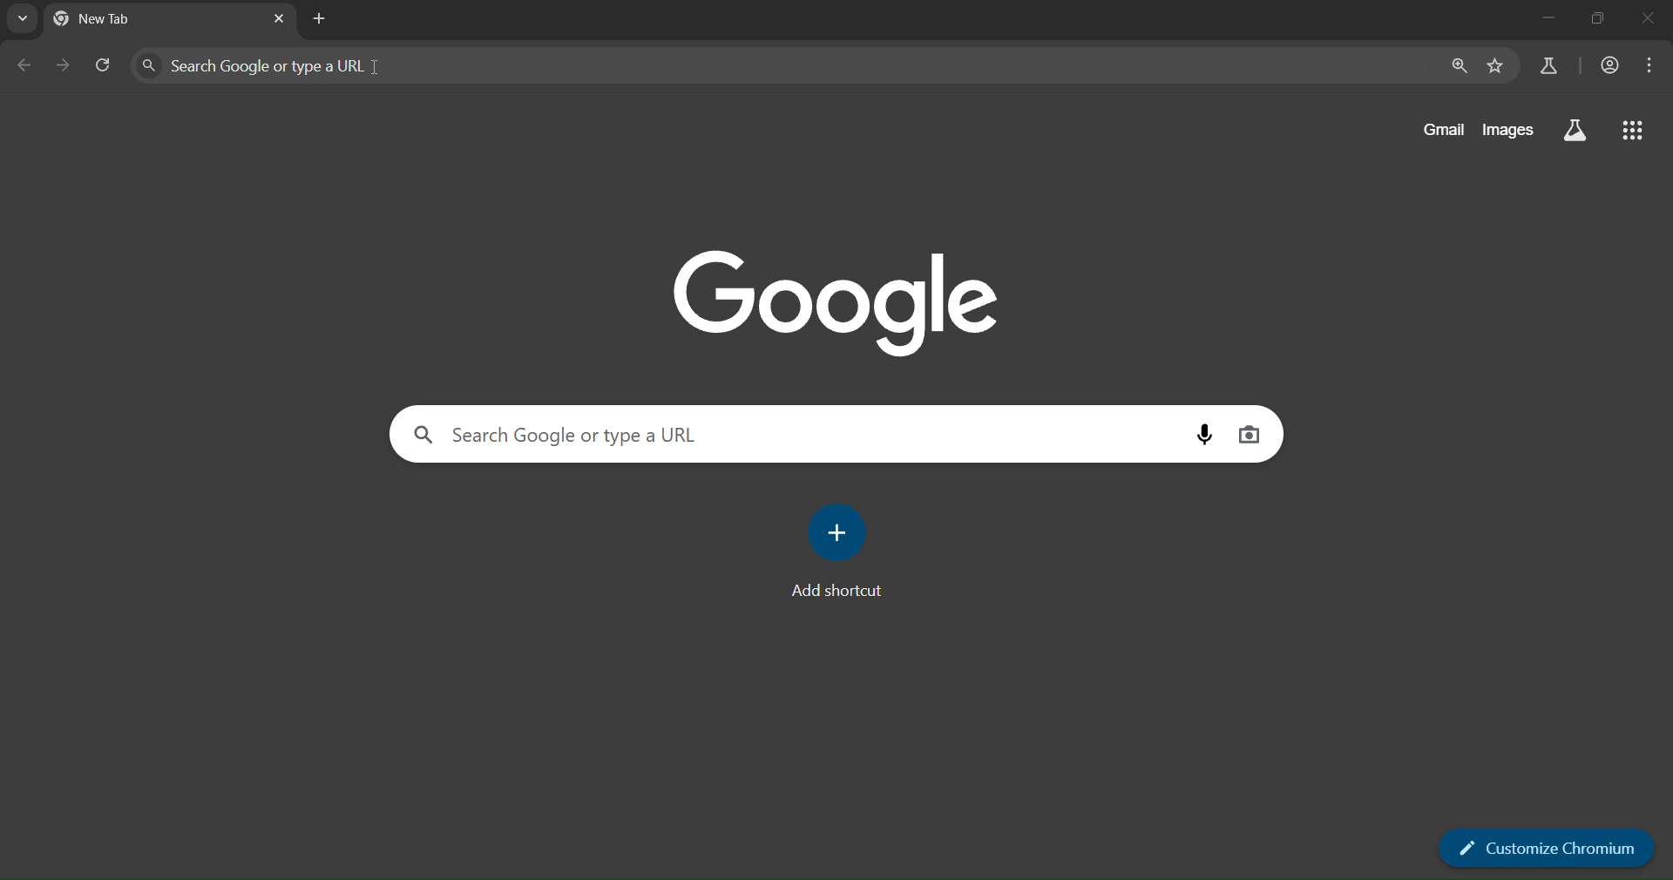 This screenshot has width=1673, height=880. What do you see at coordinates (1460, 66) in the screenshot?
I see `zoom` at bounding box center [1460, 66].